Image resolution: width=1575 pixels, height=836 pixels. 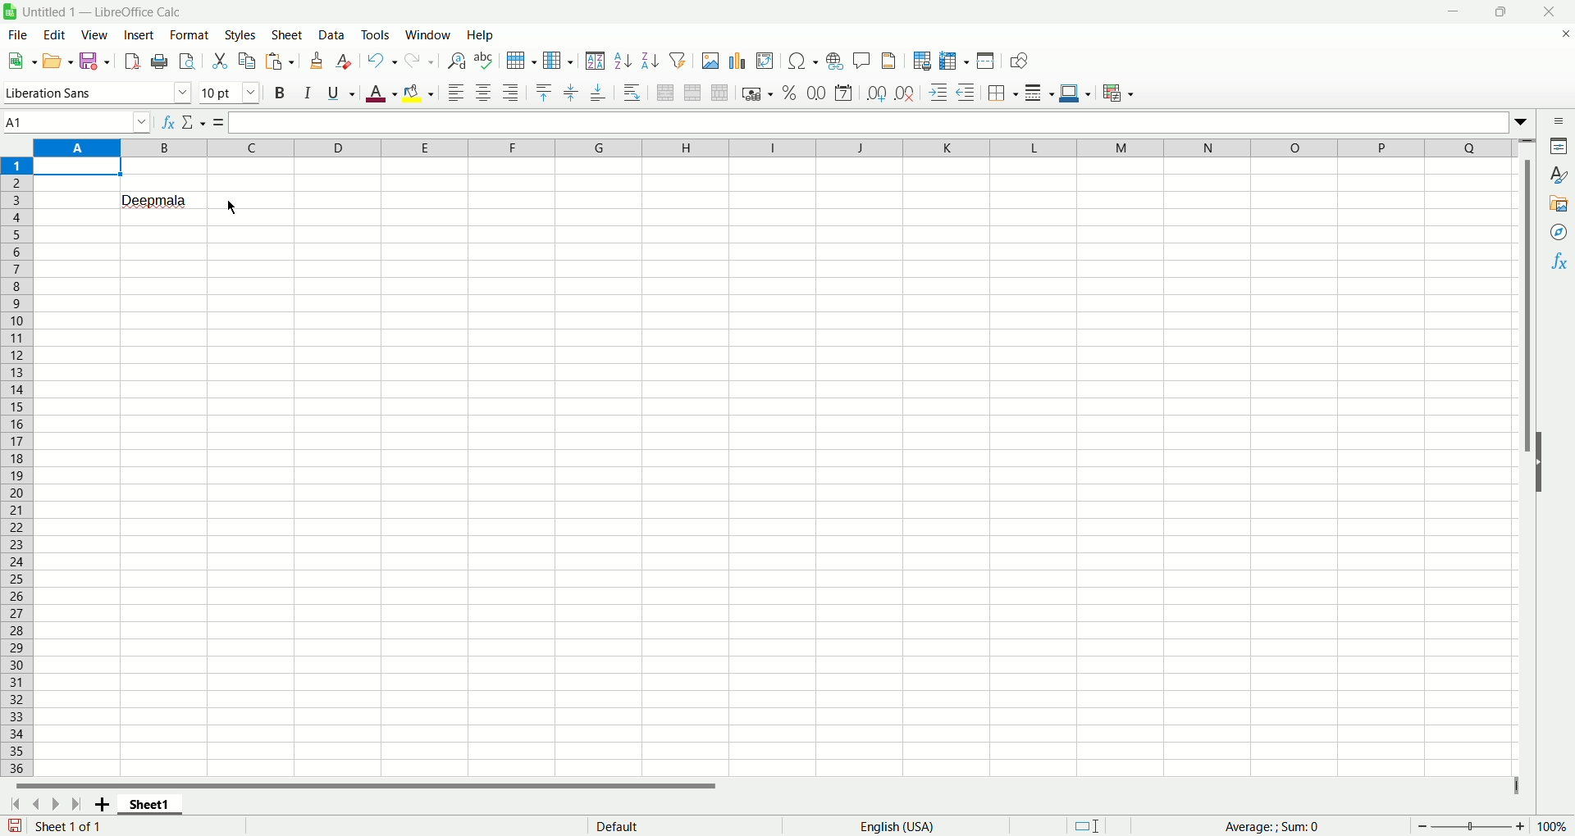 I want to click on Sort decending, so click(x=651, y=58).